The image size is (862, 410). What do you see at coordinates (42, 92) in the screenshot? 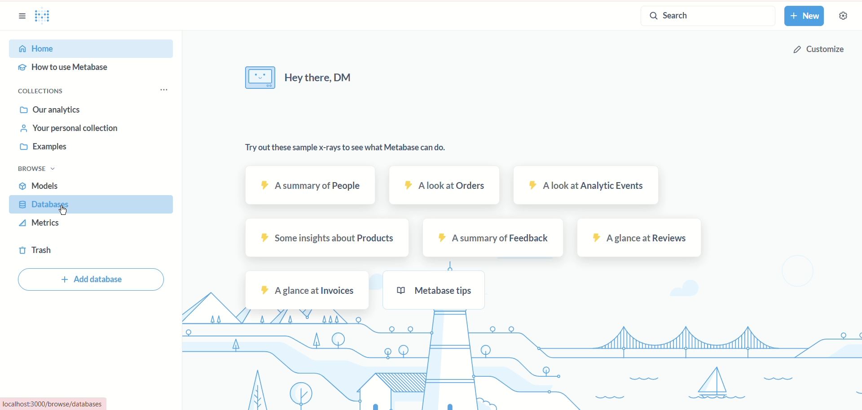
I see `collections` at bounding box center [42, 92].